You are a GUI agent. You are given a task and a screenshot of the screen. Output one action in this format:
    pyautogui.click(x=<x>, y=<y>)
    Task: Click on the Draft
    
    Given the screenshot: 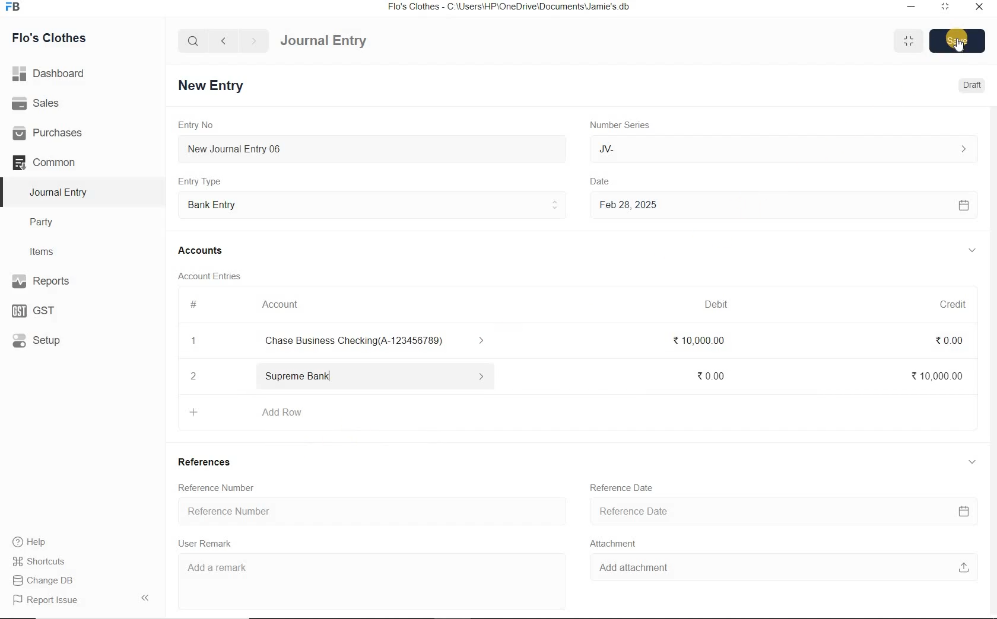 What is the action you would take?
    pyautogui.click(x=970, y=85)
    